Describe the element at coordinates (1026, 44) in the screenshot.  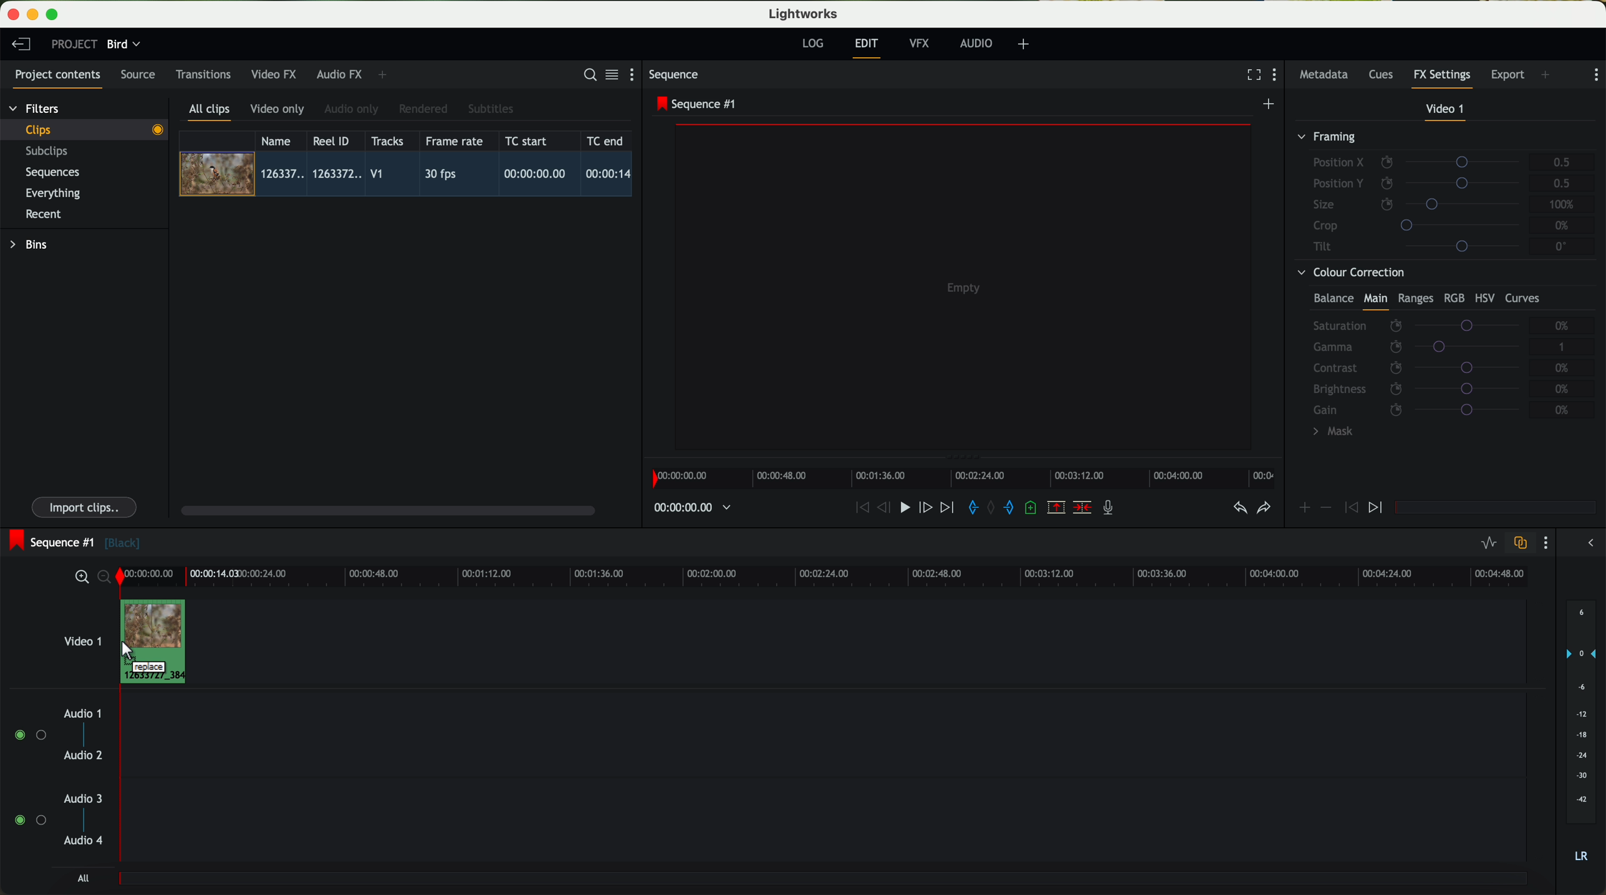
I see `add, remove and create layouts` at that location.